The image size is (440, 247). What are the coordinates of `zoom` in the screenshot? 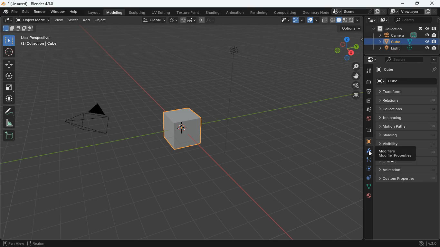 It's located at (355, 67).